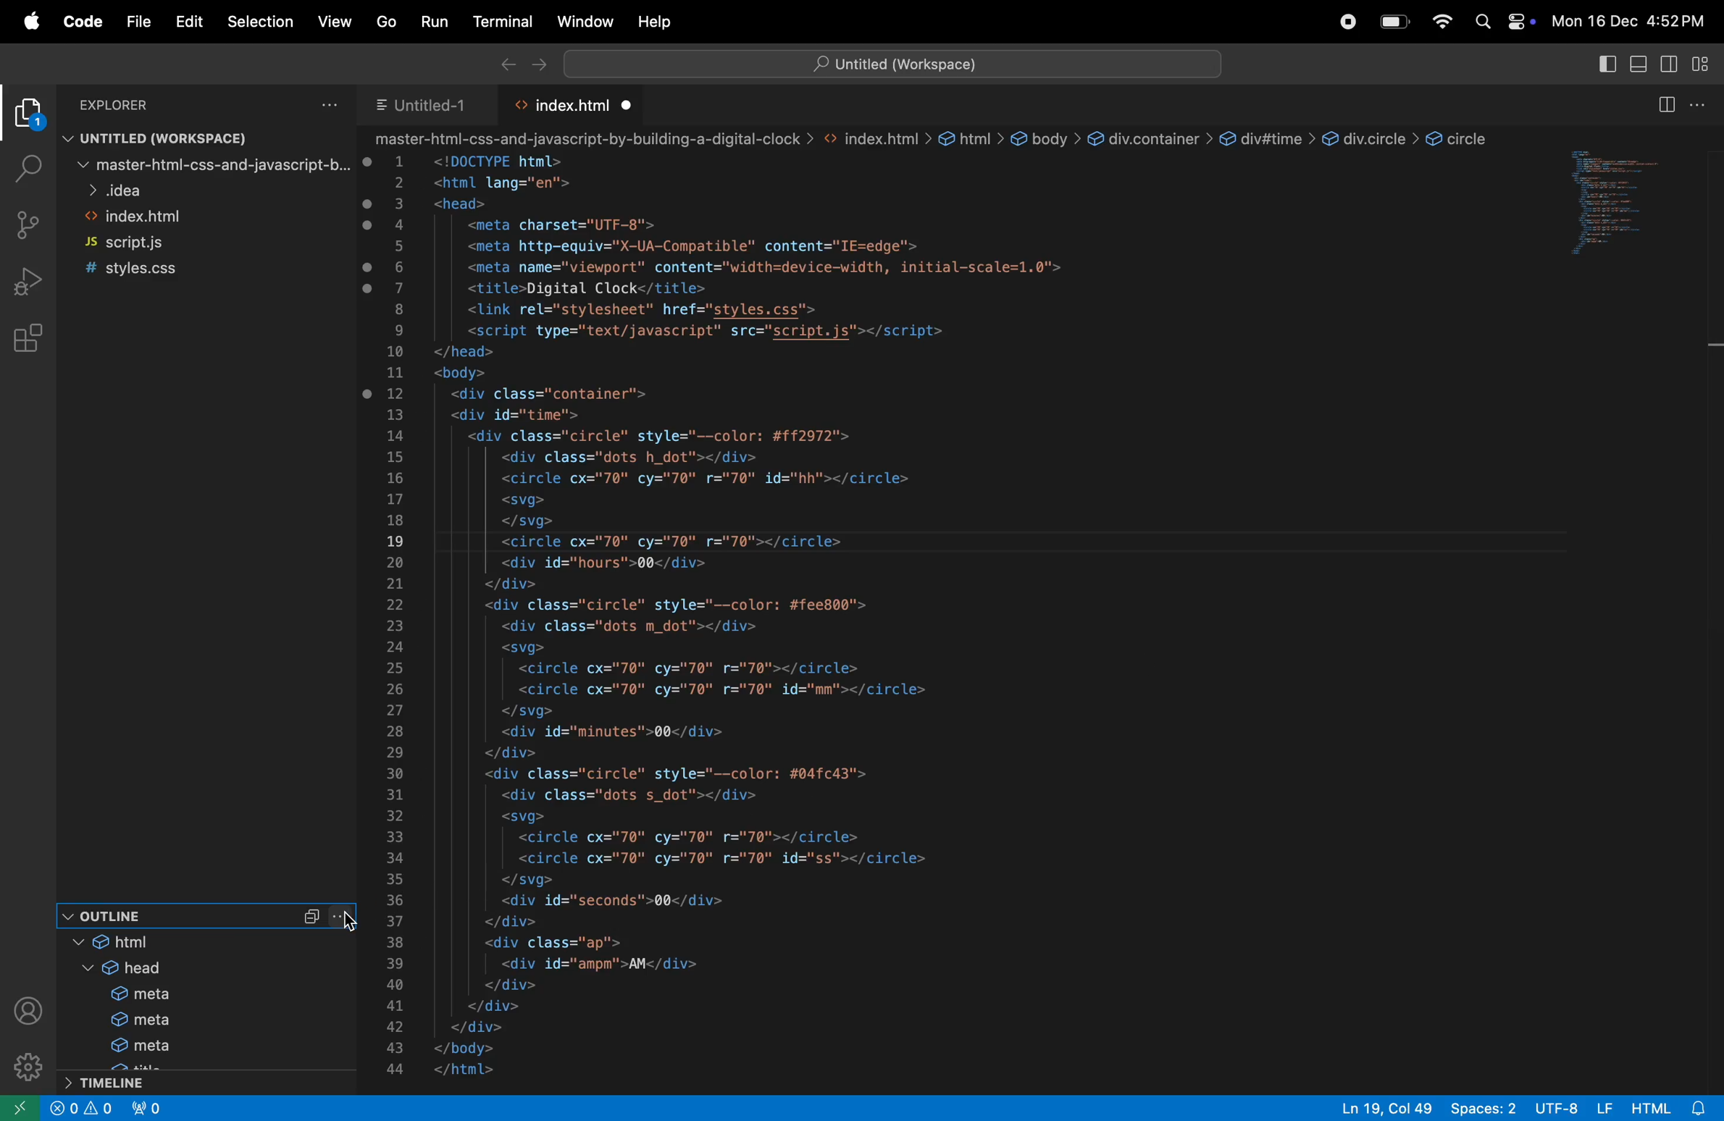 This screenshot has width=1724, height=1121. I want to click on apple widgets, so click(1500, 18).